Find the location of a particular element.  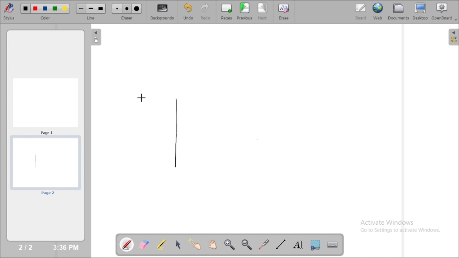

Color 3 is located at coordinates (45, 9).